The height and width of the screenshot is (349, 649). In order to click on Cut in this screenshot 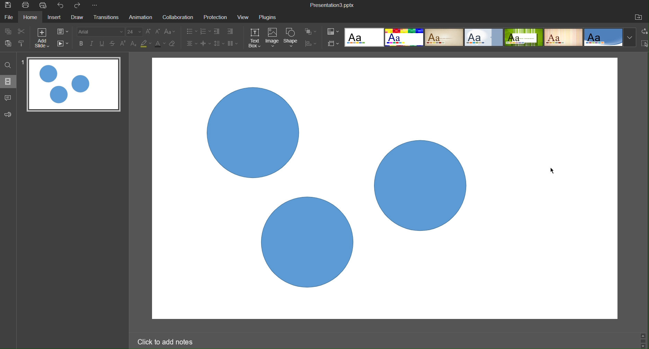, I will do `click(25, 33)`.